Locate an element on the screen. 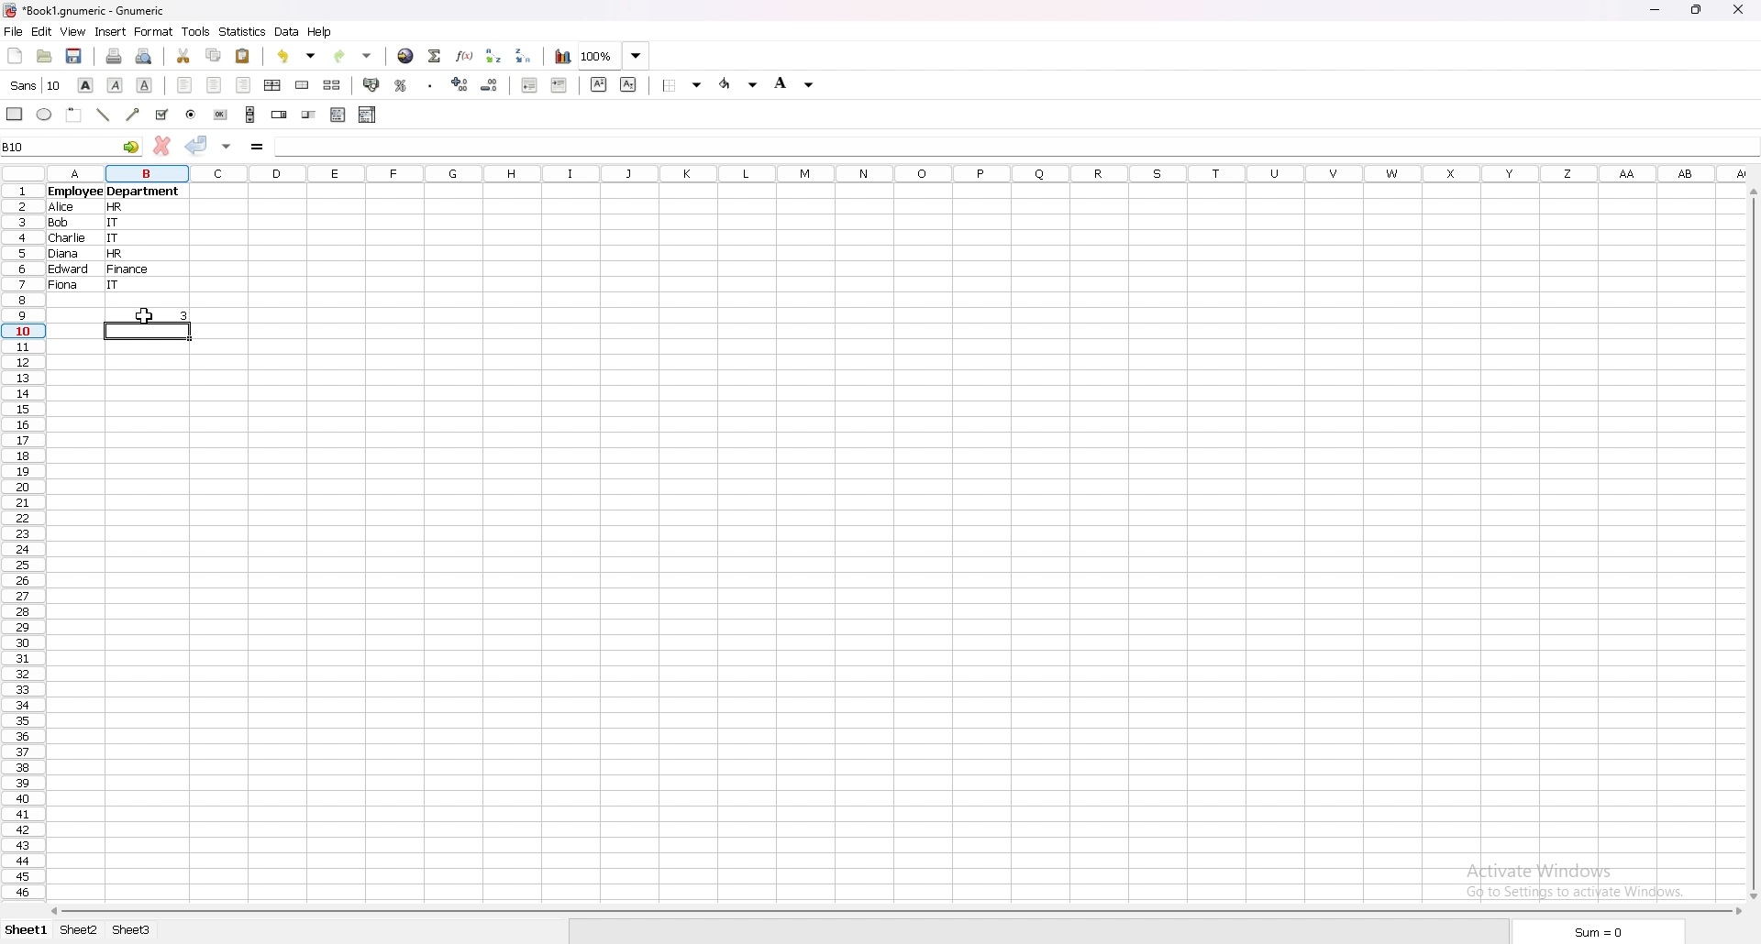 This screenshot has width=1761, height=944. charlie is located at coordinates (72, 240).